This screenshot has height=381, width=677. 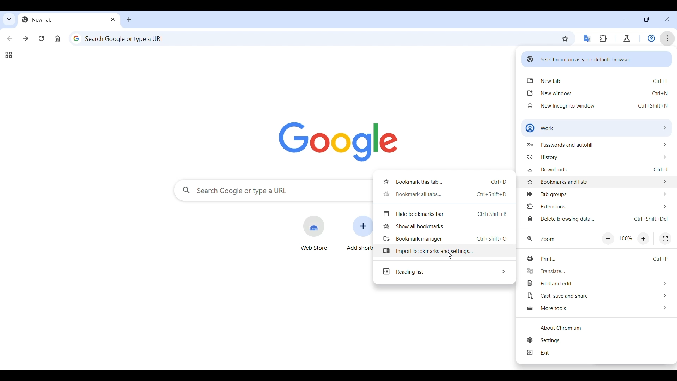 I want to click on Search Google or type a url, so click(x=273, y=190).